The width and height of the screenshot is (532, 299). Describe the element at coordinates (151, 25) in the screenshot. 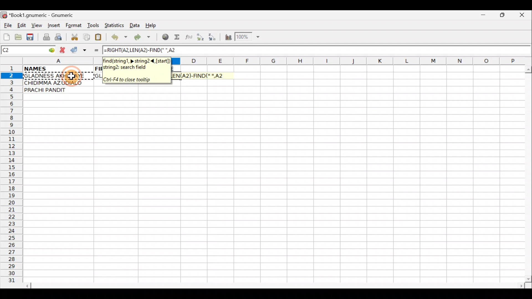

I see `Help` at that location.